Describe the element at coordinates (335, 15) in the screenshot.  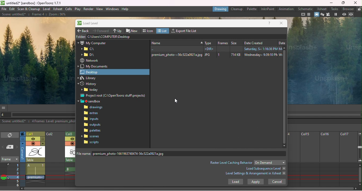
I see `Freeze` at that location.